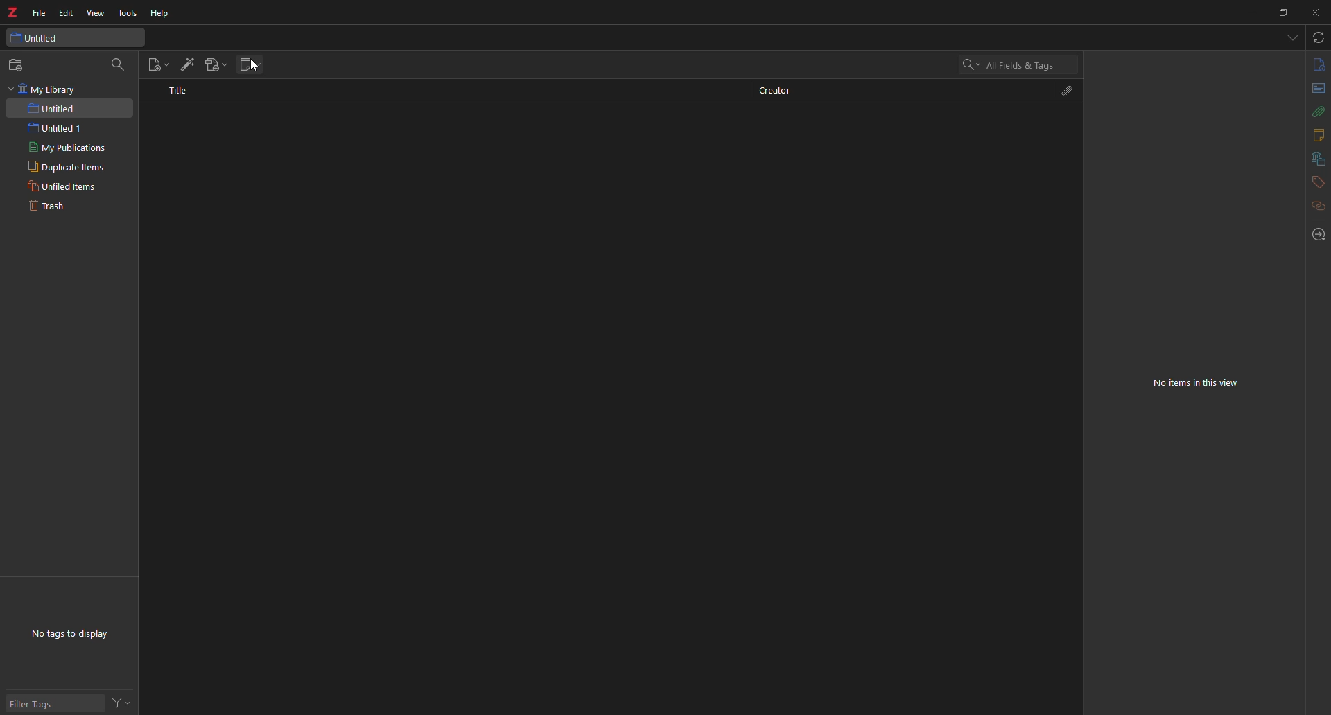  What do you see at coordinates (96, 13) in the screenshot?
I see `view` at bounding box center [96, 13].